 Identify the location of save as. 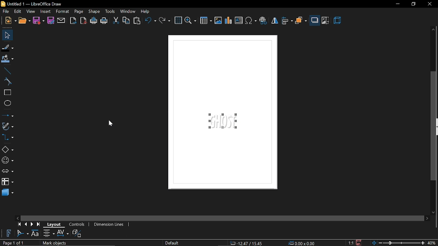
(51, 20).